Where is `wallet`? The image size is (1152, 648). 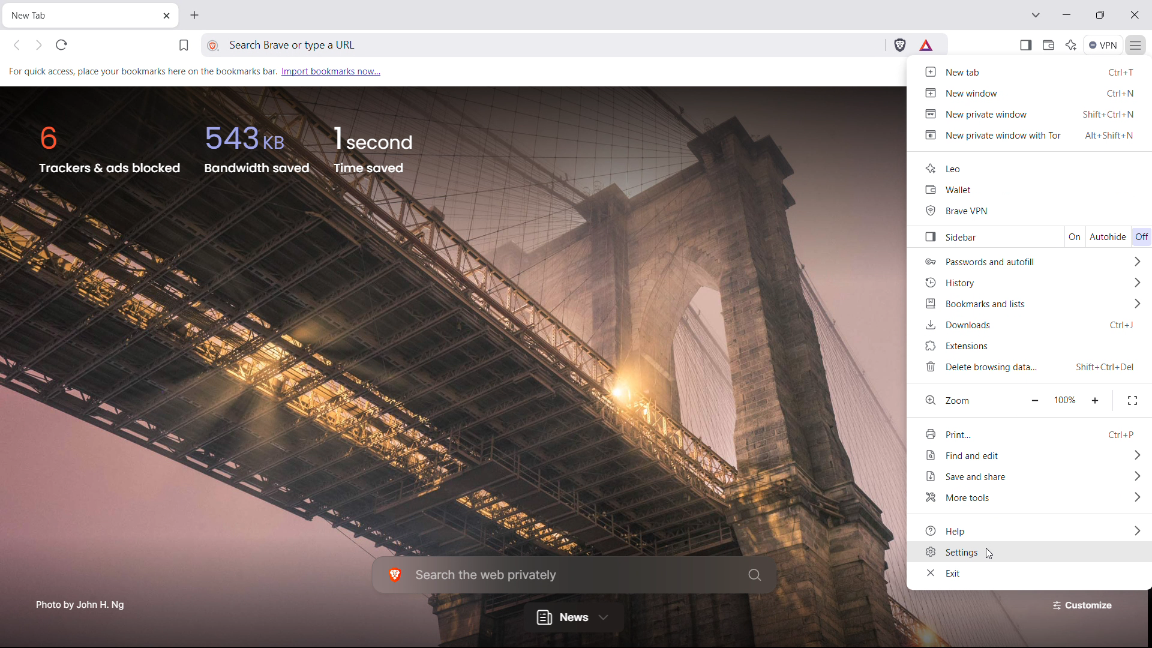
wallet is located at coordinates (1048, 45).